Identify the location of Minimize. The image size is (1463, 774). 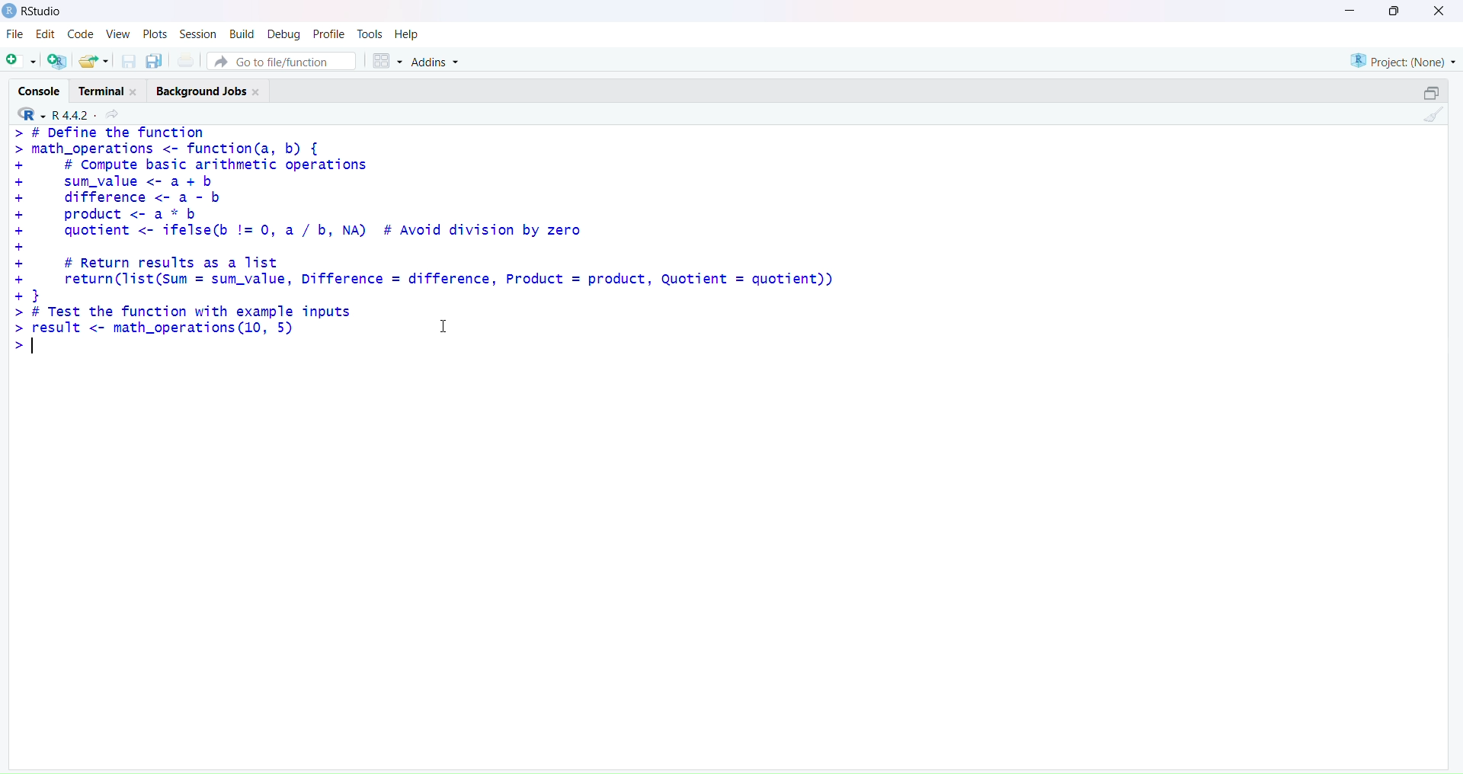
(1351, 9).